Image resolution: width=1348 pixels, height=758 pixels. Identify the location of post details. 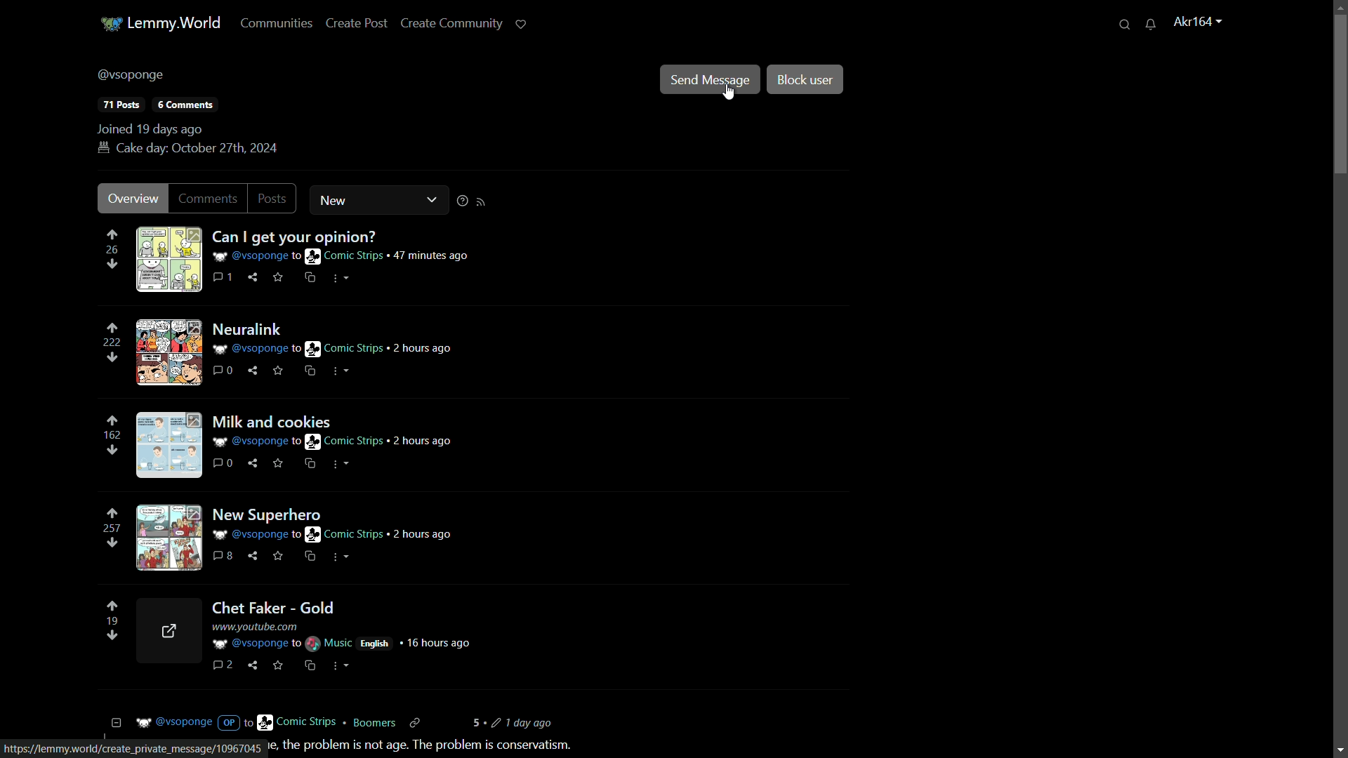
(337, 350).